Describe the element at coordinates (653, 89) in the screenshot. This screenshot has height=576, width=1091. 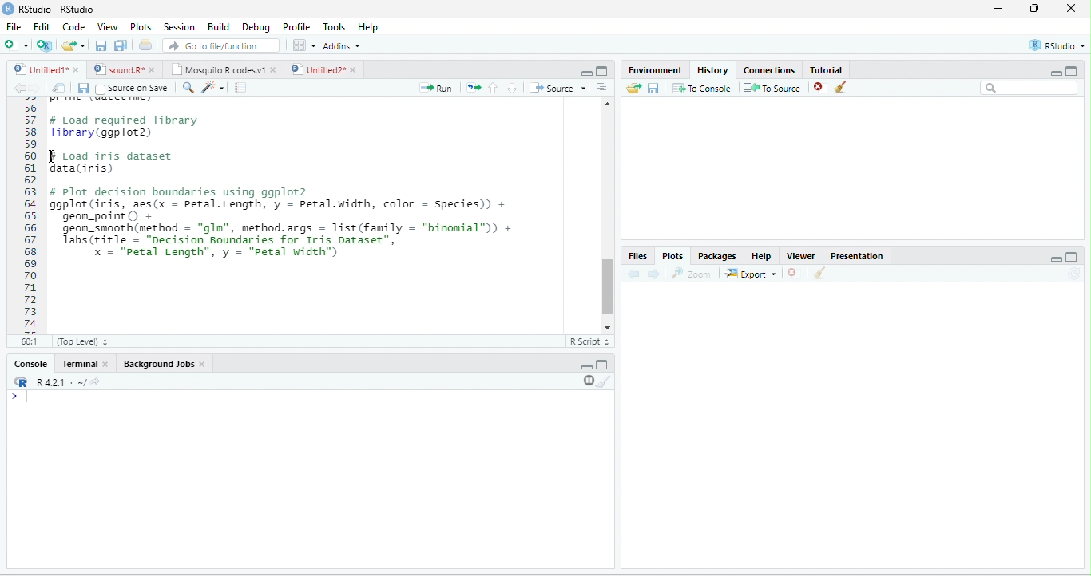
I see `save` at that location.